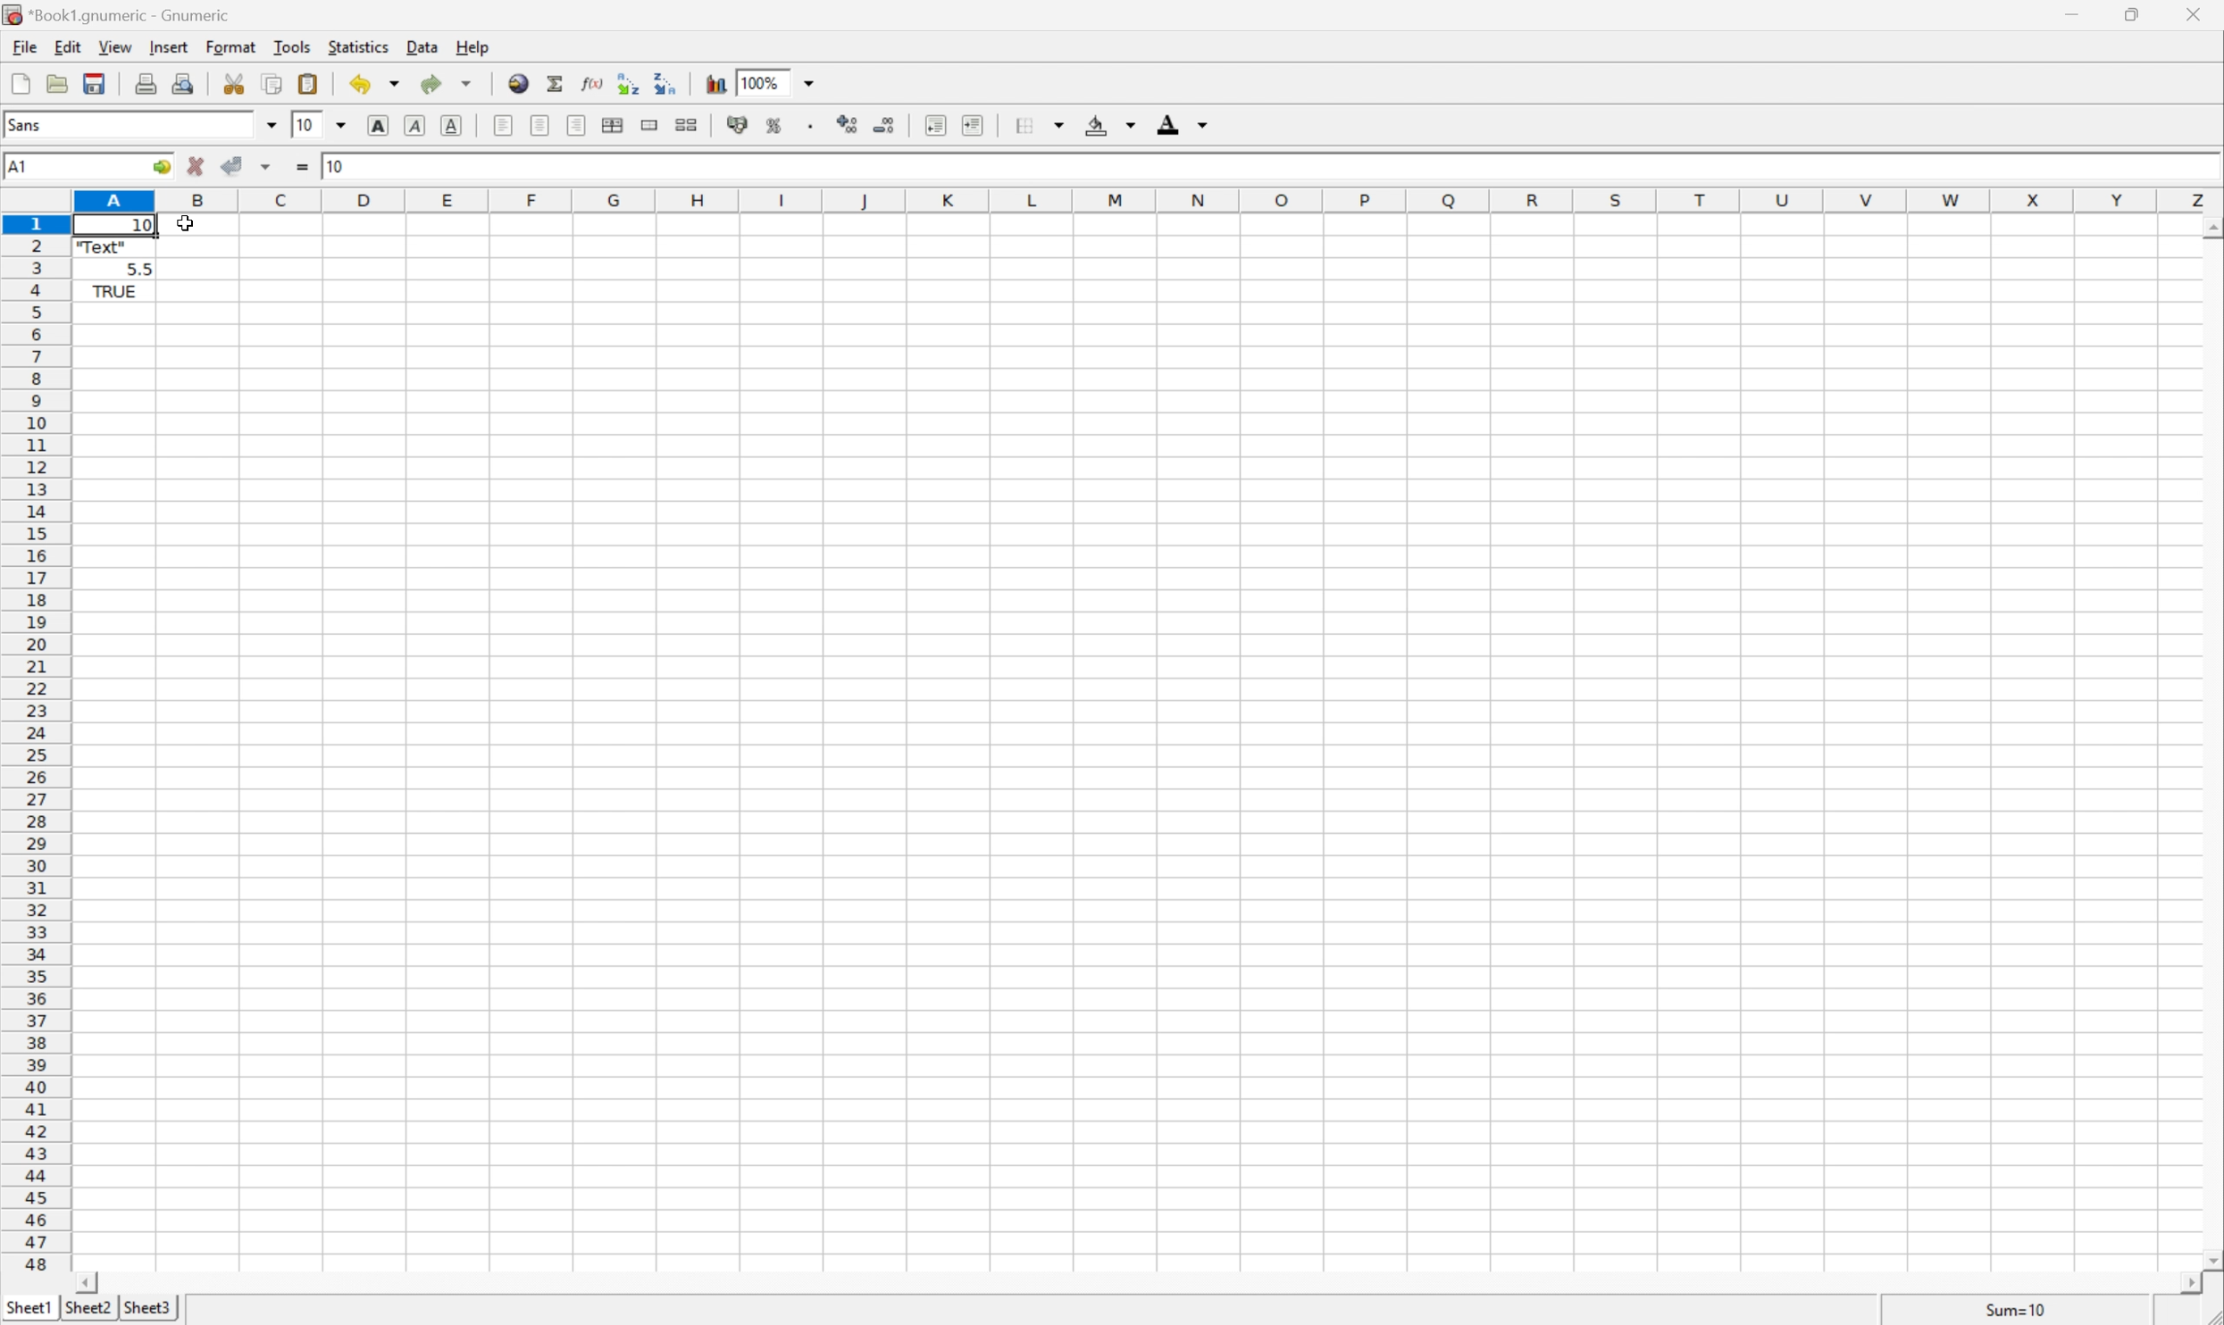  What do you see at coordinates (651, 124) in the screenshot?
I see `Merge a range of cells` at bounding box center [651, 124].